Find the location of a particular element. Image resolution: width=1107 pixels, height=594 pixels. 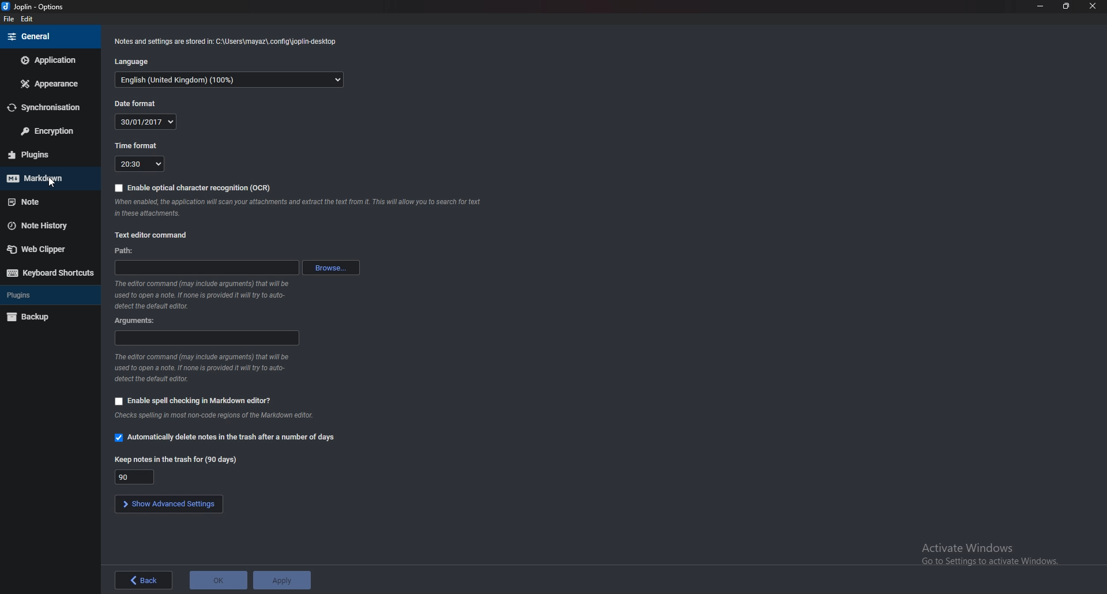

ok is located at coordinates (218, 579).